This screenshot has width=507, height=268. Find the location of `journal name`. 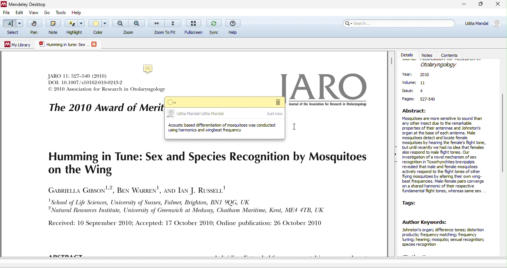

journal name is located at coordinates (439, 65).